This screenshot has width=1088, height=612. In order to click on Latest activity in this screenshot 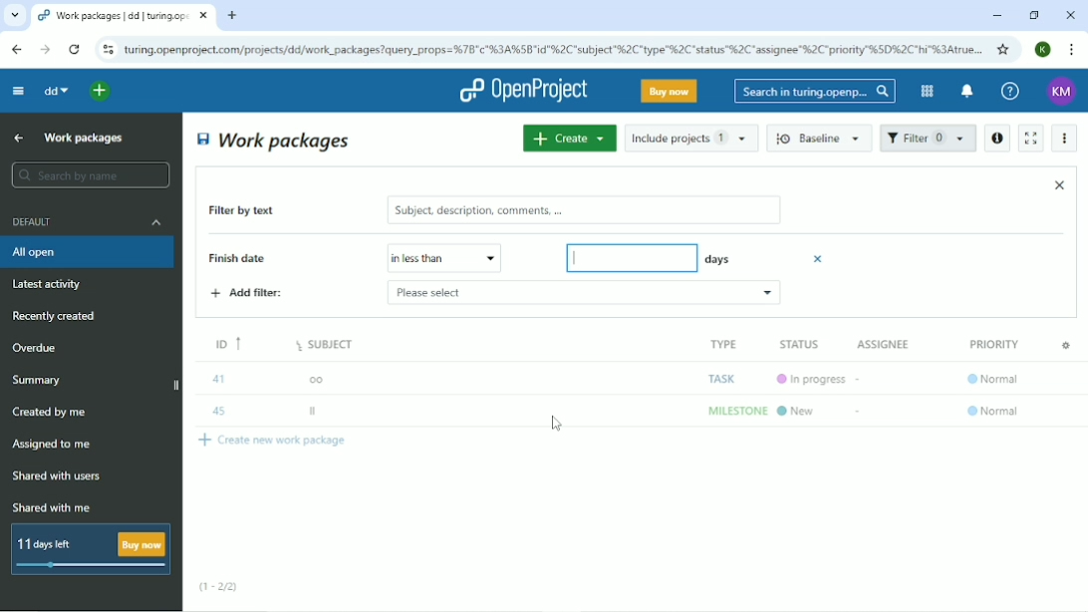, I will do `click(53, 286)`.